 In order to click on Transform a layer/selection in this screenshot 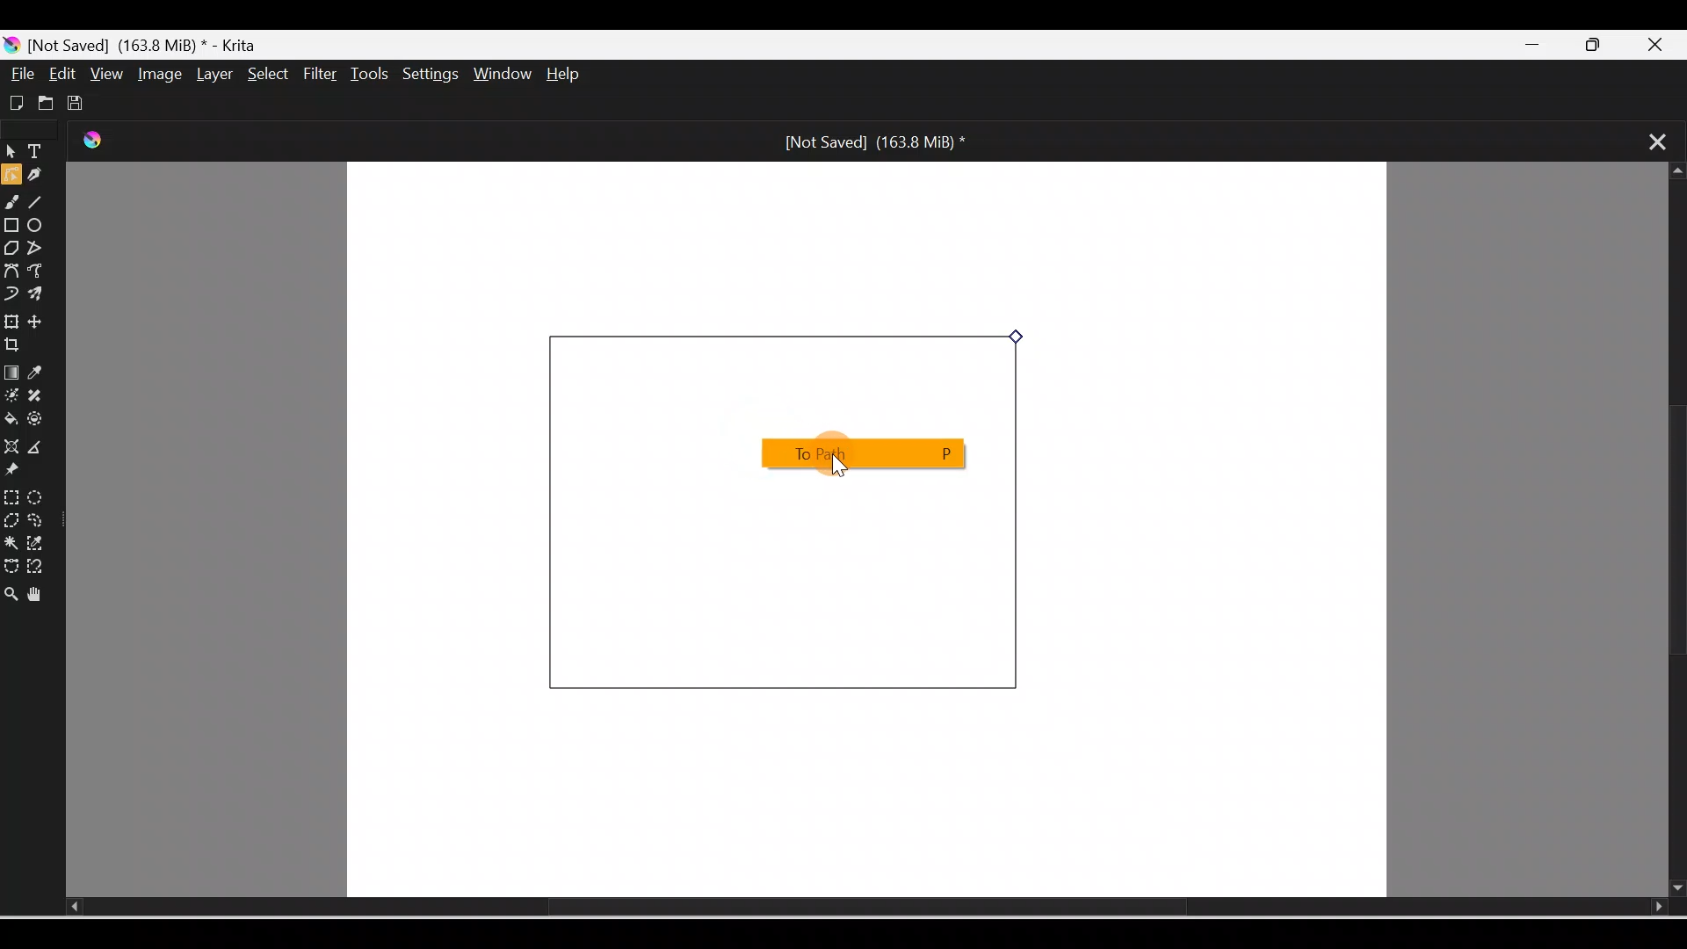, I will do `click(11, 319)`.